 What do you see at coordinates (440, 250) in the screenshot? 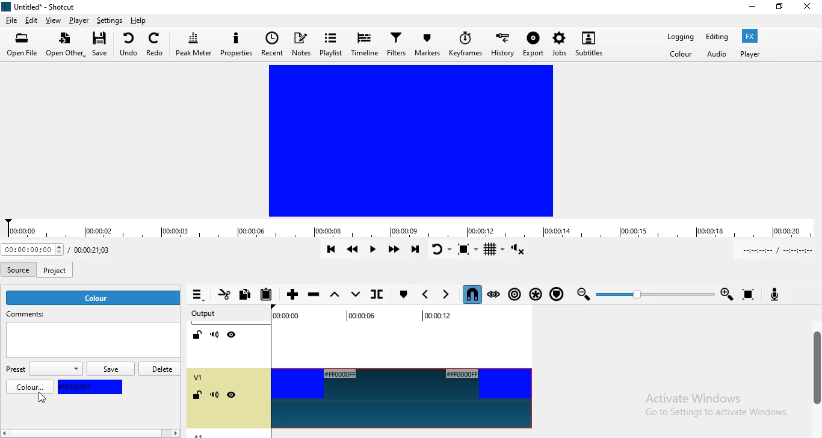
I see `Toggle player looping ` at bounding box center [440, 250].